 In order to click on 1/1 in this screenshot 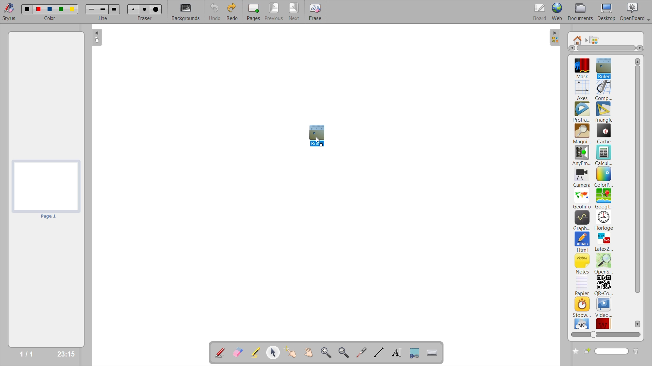, I will do `click(29, 354)`.